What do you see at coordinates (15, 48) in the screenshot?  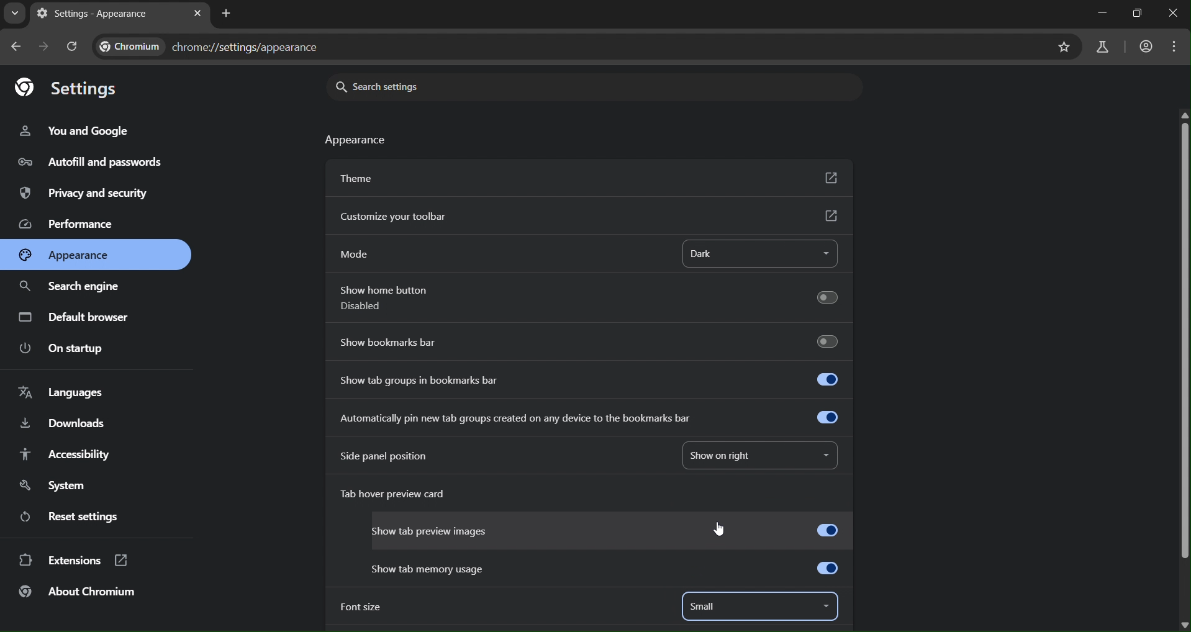 I see `go back one page` at bounding box center [15, 48].